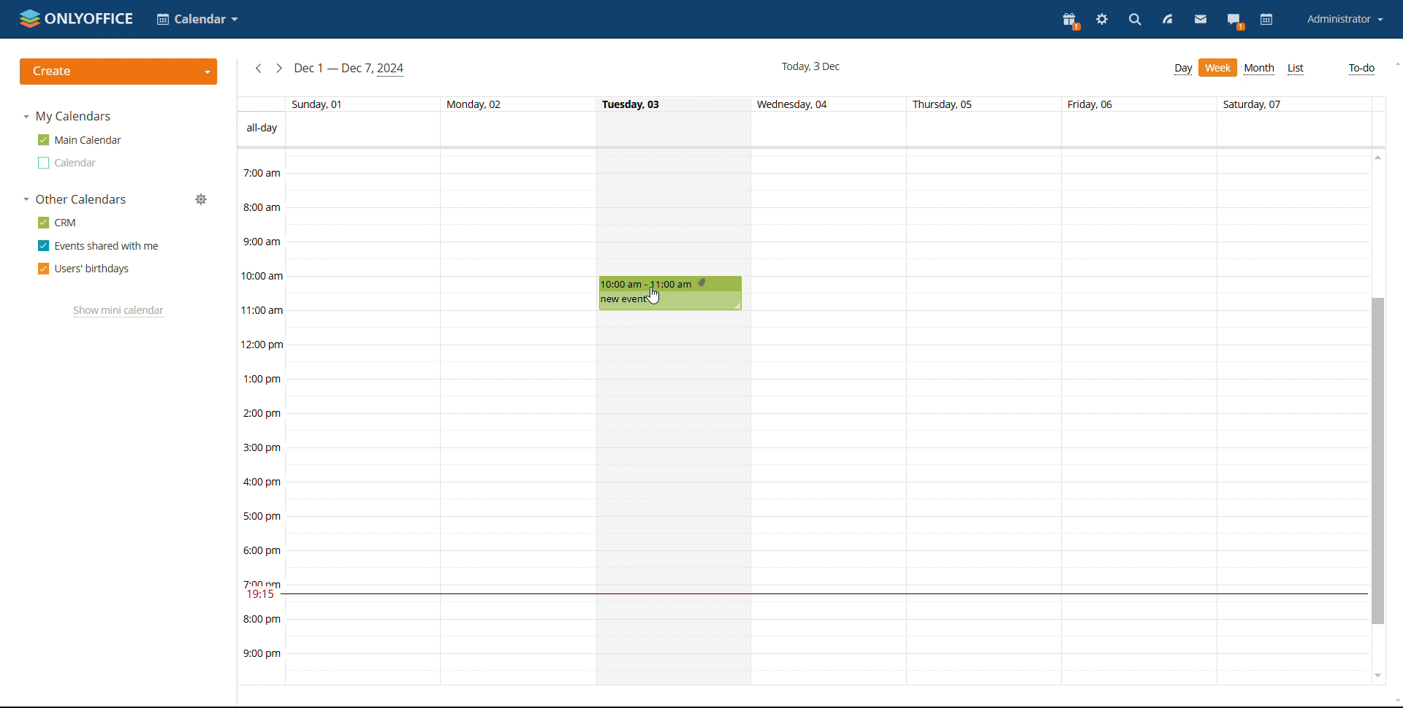 The height and width of the screenshot is (708, 1403). I want to click on 8:00 pm, so click(262, 619).